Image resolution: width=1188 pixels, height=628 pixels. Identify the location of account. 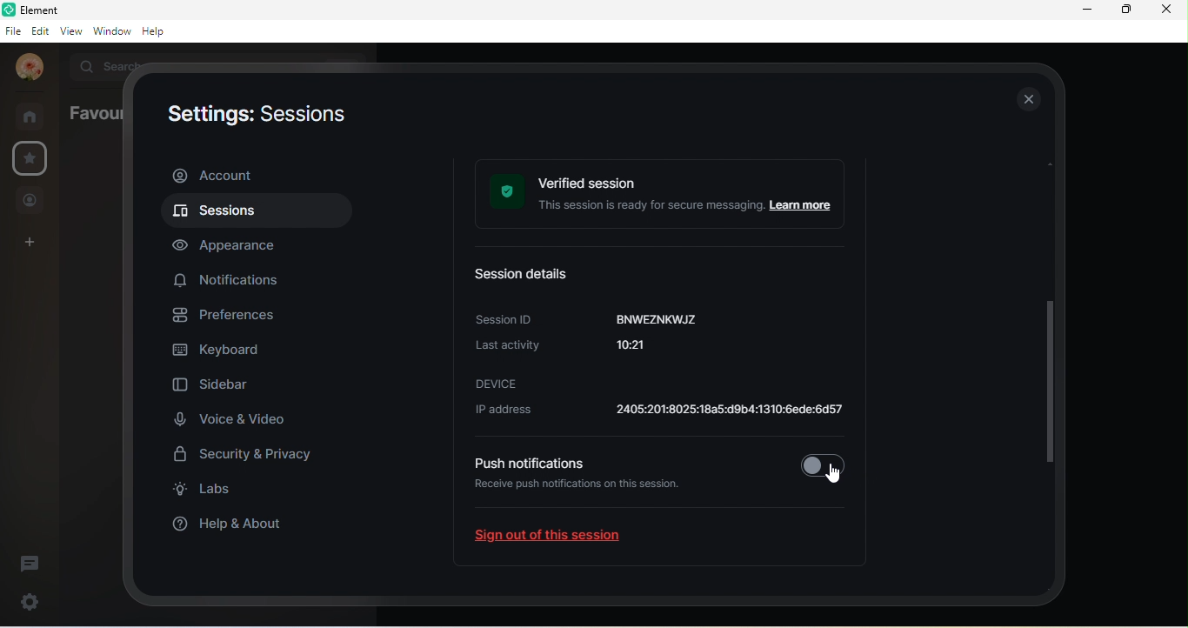
(255, 175).